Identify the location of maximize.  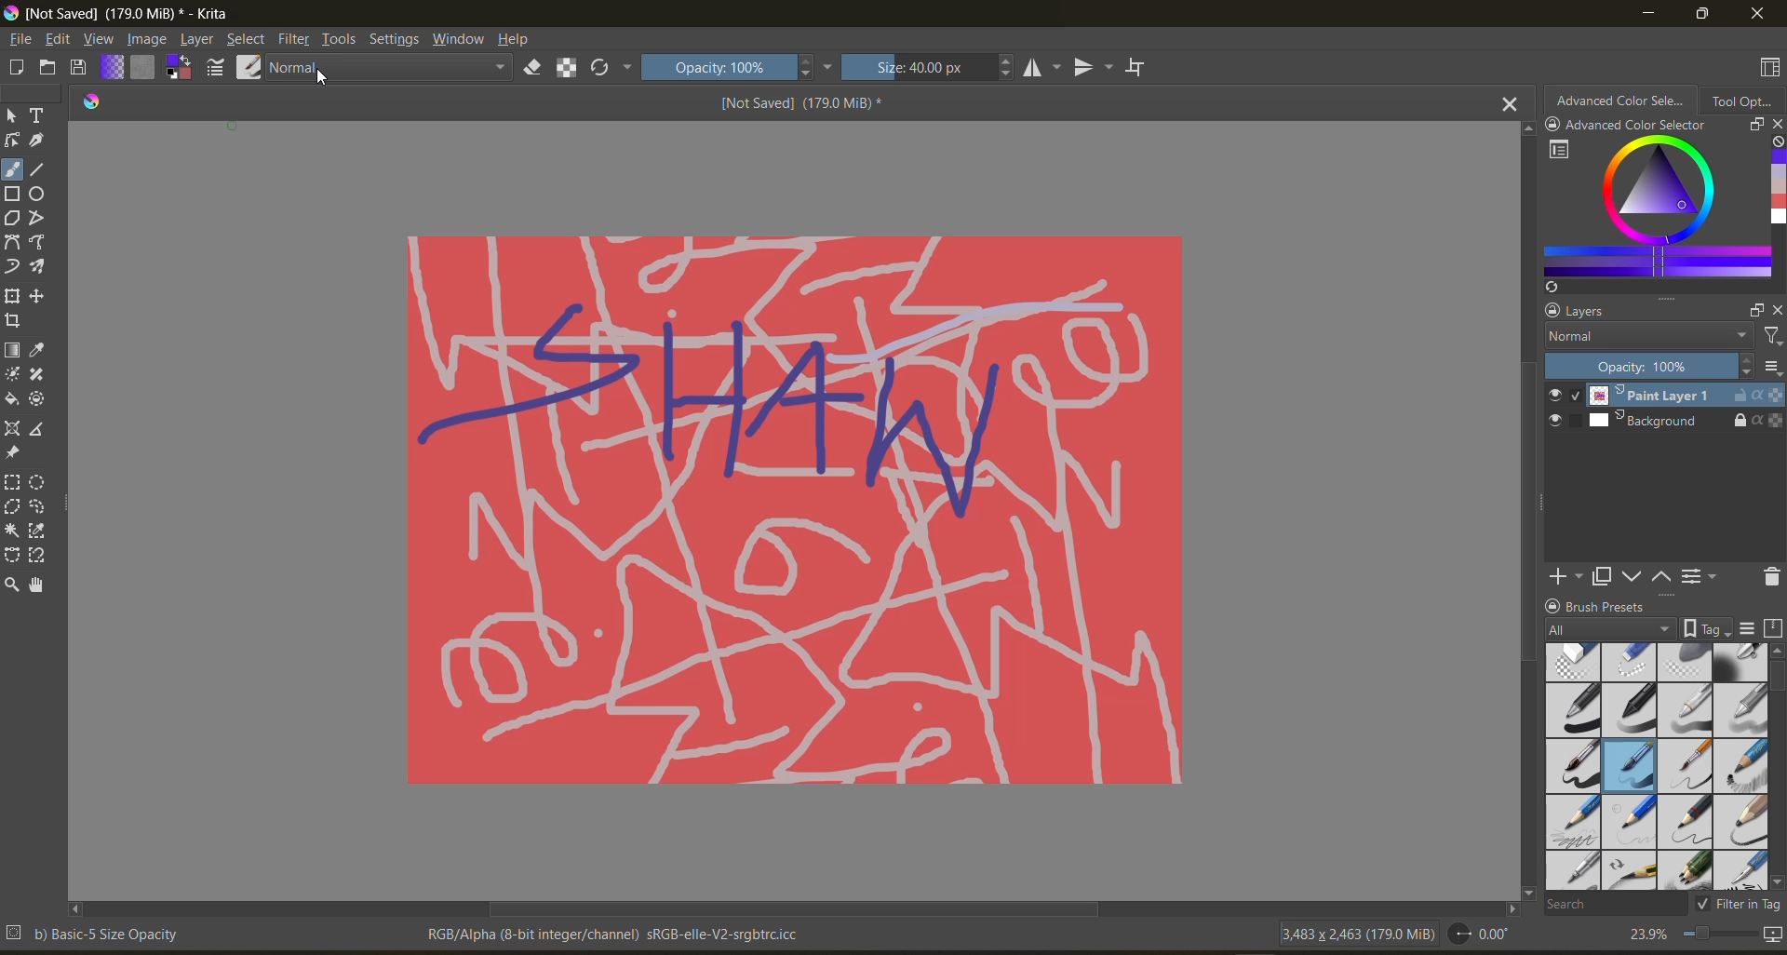
(1702, 15).